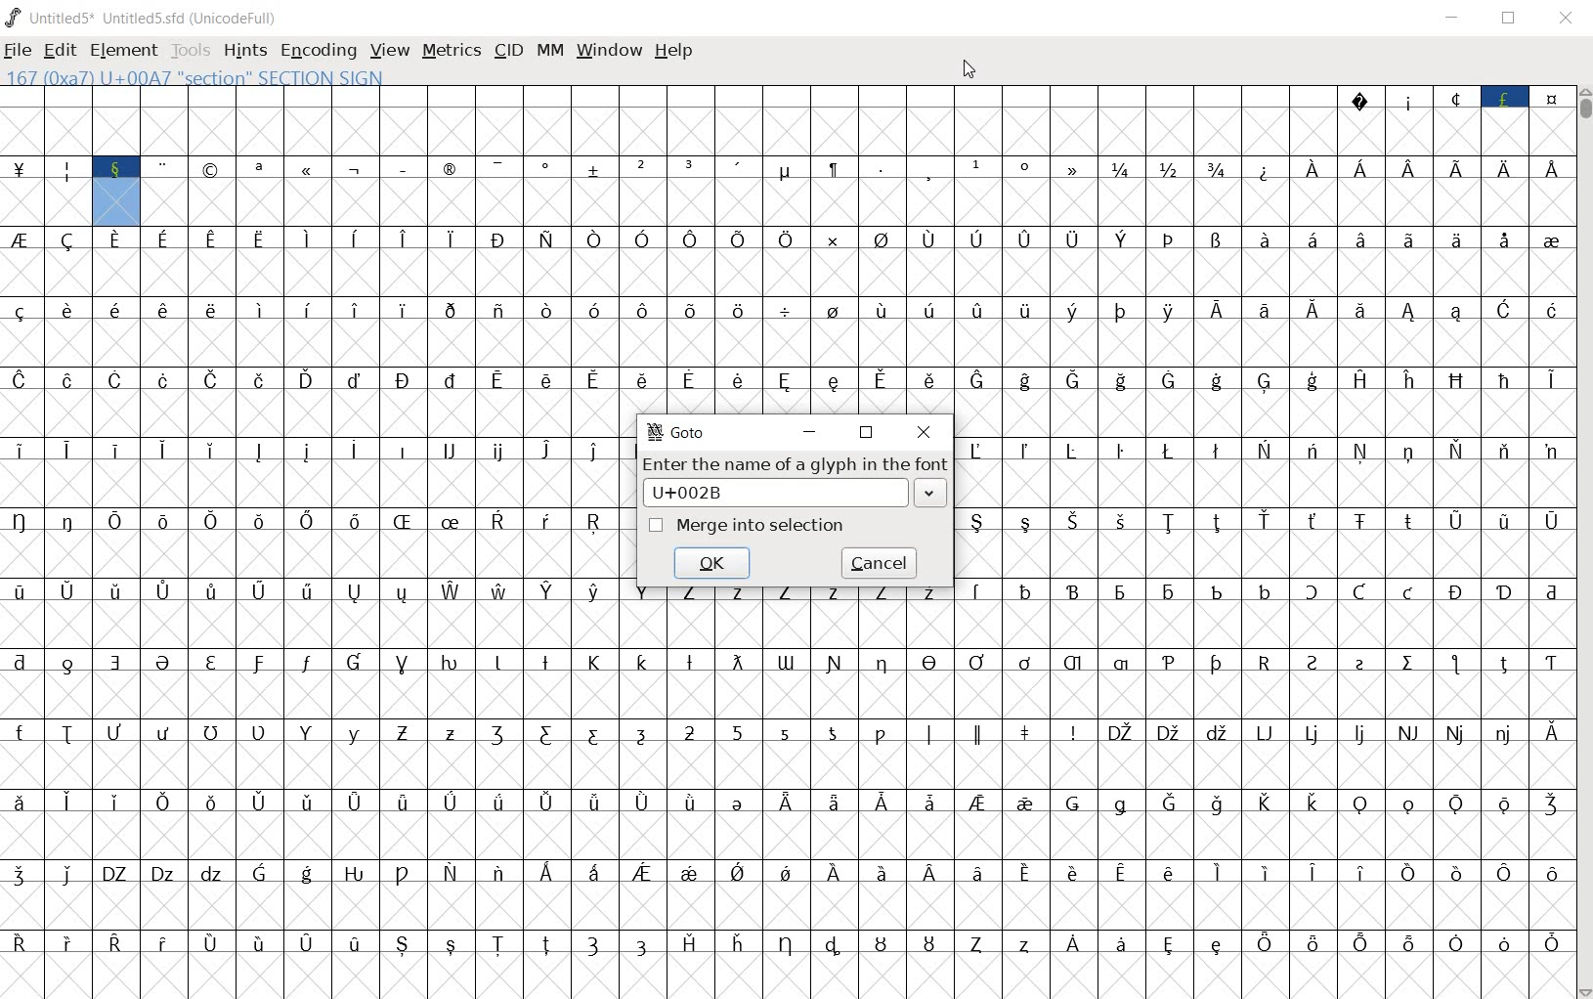  I want to click on , so click(94, 966).